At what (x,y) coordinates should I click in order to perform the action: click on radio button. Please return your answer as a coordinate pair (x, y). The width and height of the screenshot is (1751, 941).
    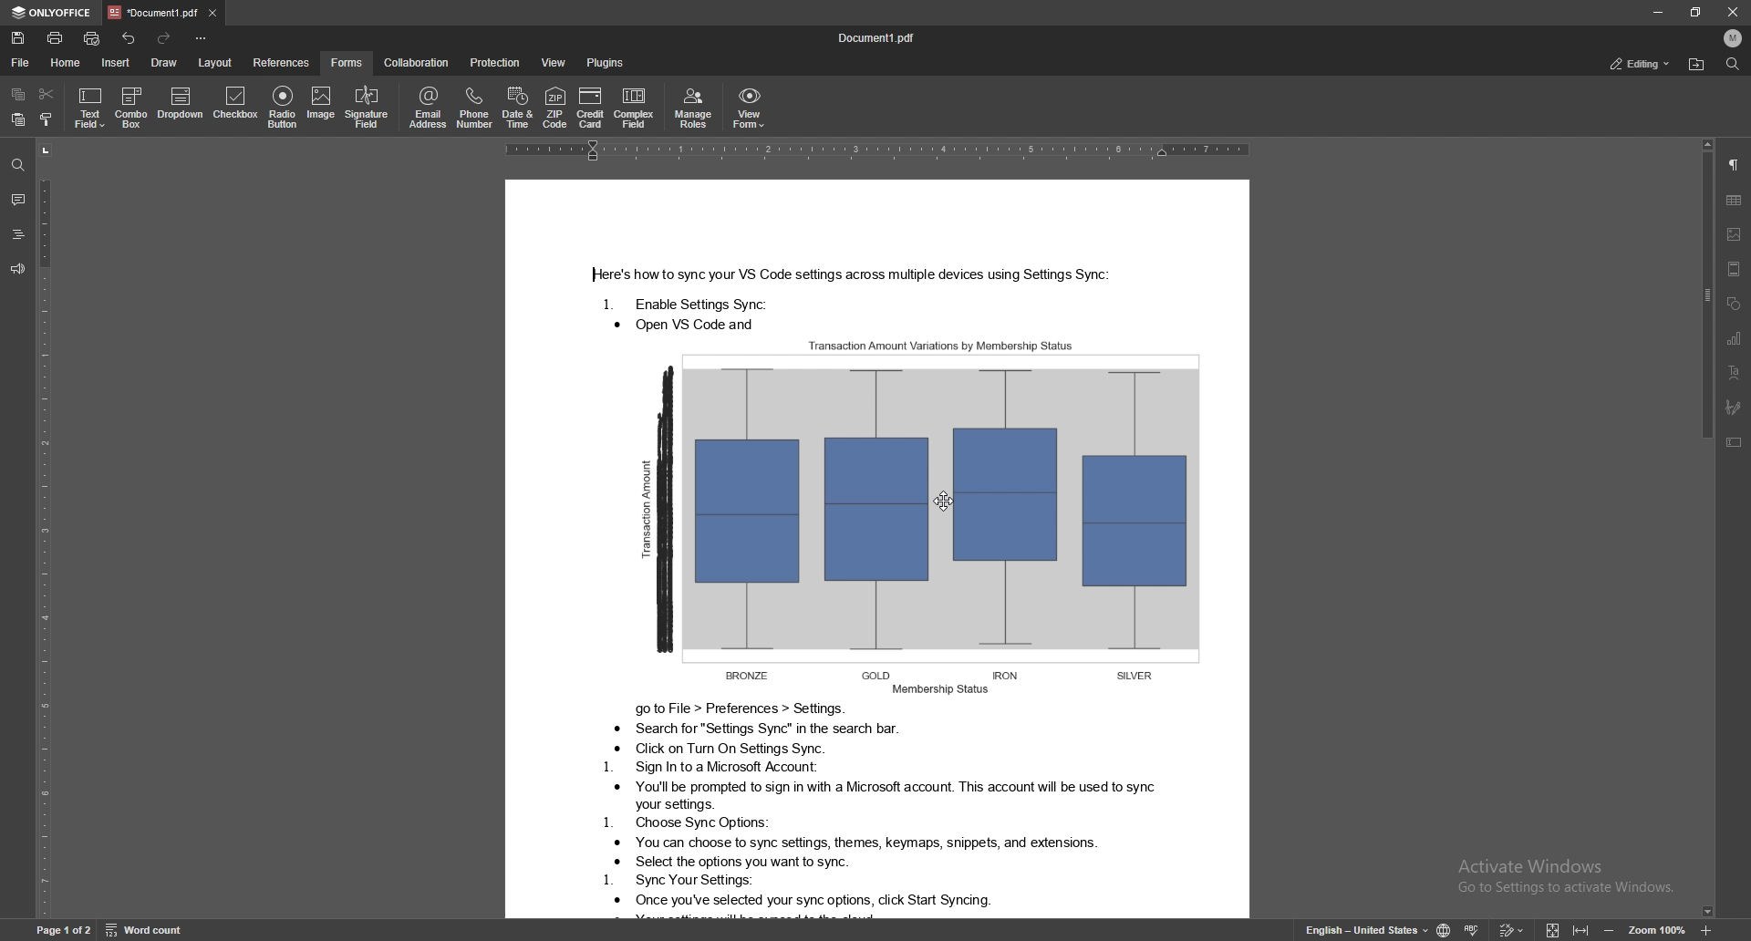
    Looking at the image, I should click on (283, 106).